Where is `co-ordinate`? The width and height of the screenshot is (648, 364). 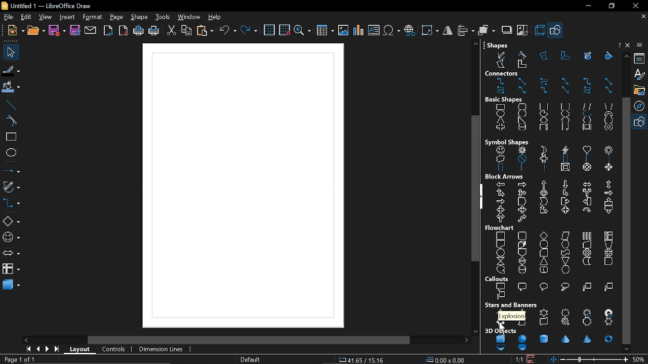 co-ordinate is located at coordinates (362, 360).